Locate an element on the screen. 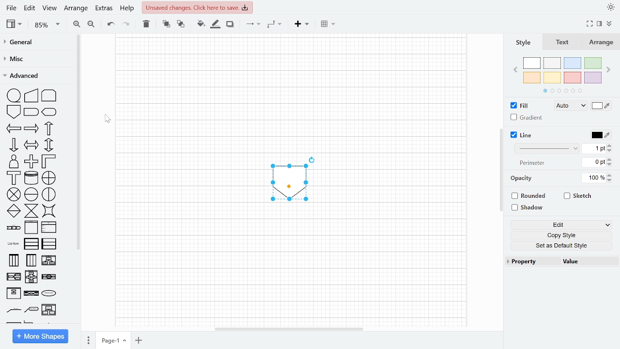 Image resolution: width=620 pixels, height=349 pixels. Vertical scrollbar is located at coordinates (501, 170).